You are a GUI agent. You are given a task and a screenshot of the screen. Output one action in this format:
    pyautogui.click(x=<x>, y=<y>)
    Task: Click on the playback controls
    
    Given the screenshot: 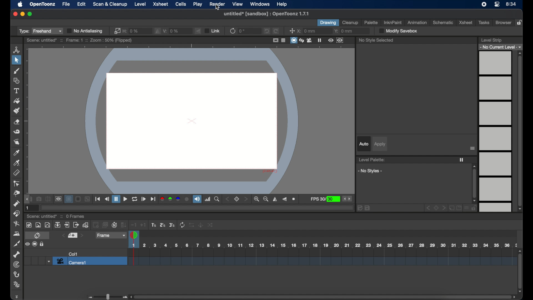 What is the action you would take?
    pyautogui.click(x=98, y=199)
    